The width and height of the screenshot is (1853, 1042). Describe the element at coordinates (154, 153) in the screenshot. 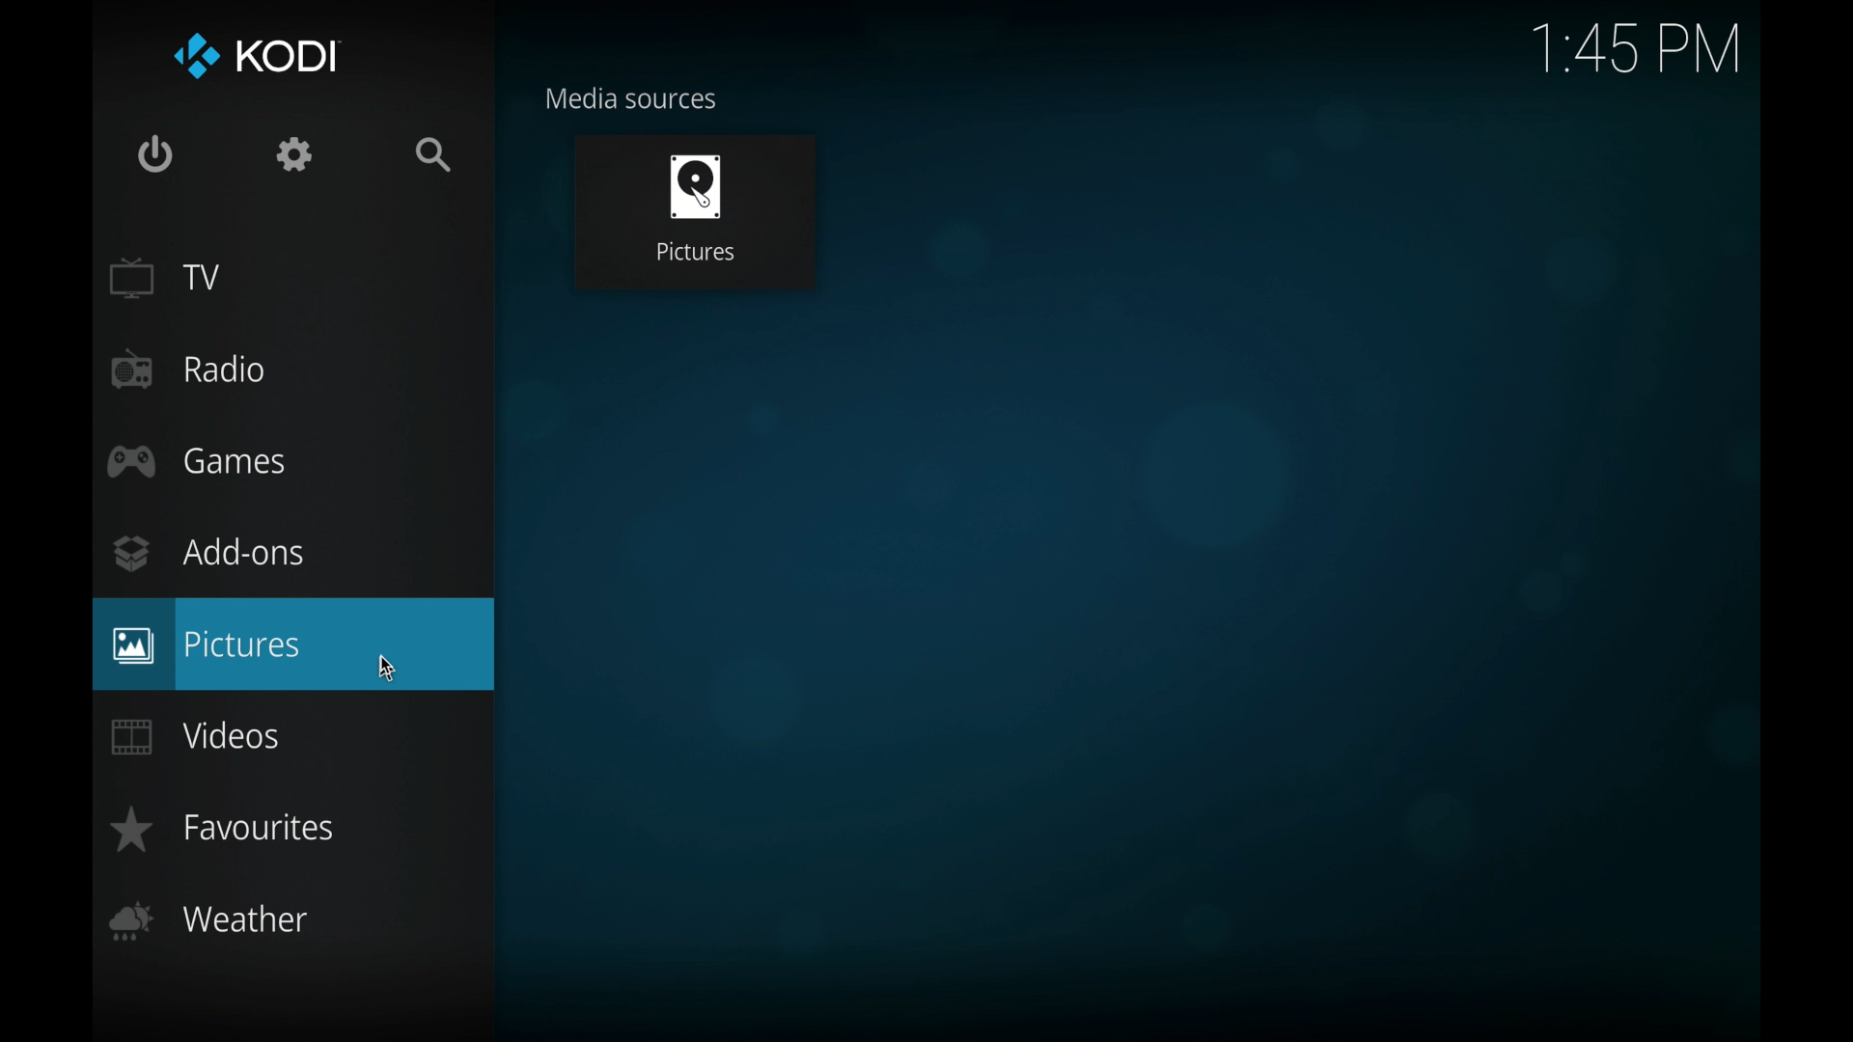

I see `quit kodi` at that location.